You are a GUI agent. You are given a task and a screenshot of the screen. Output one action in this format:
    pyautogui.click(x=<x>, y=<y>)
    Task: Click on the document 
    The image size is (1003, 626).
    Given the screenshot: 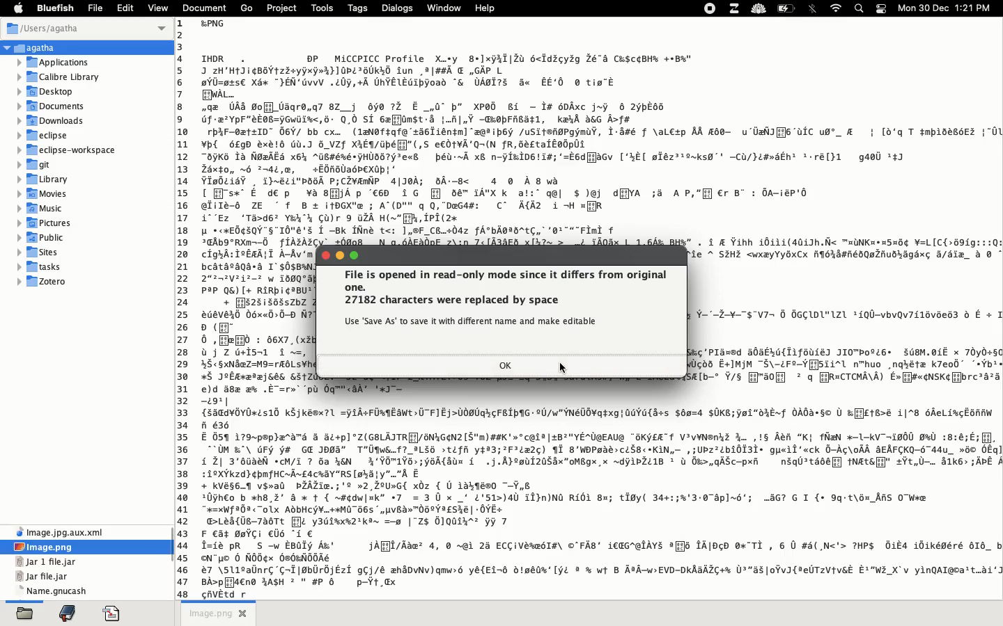 What is the action you would take?
    pyautogui.click(x=208, y=8)
    